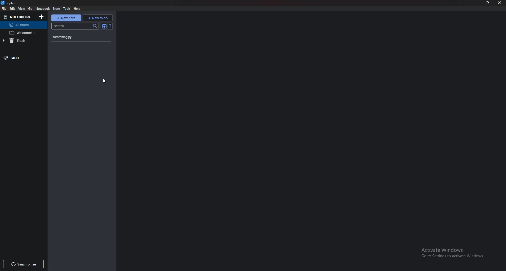 The height and width of the screenshot is (271, 506). Describe the element at coordinates (23, 264) in the screenshot. I see `Synchronize` at that location.